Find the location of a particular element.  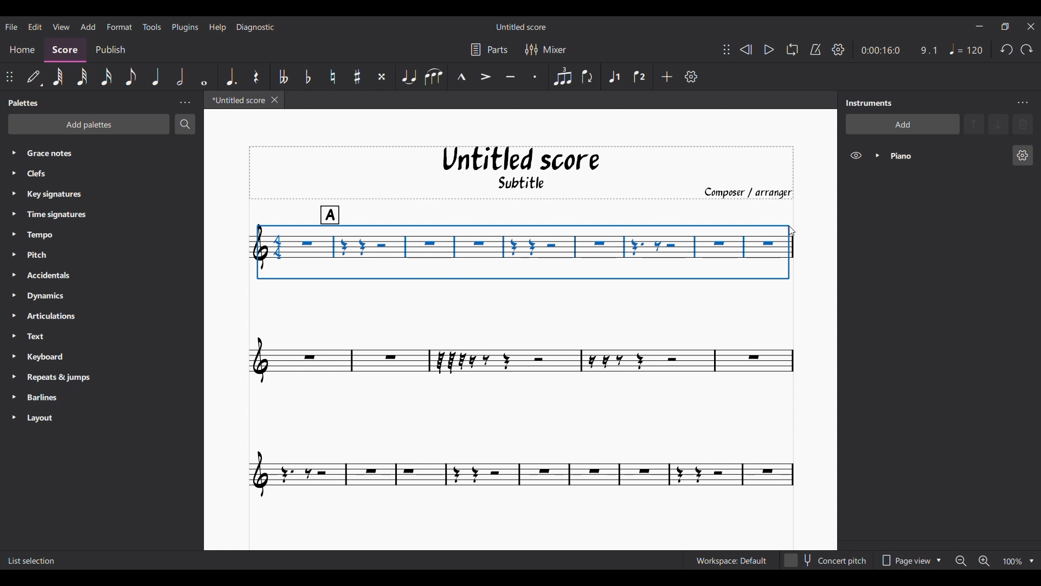

Palette title is located at coordinates (24, 103).